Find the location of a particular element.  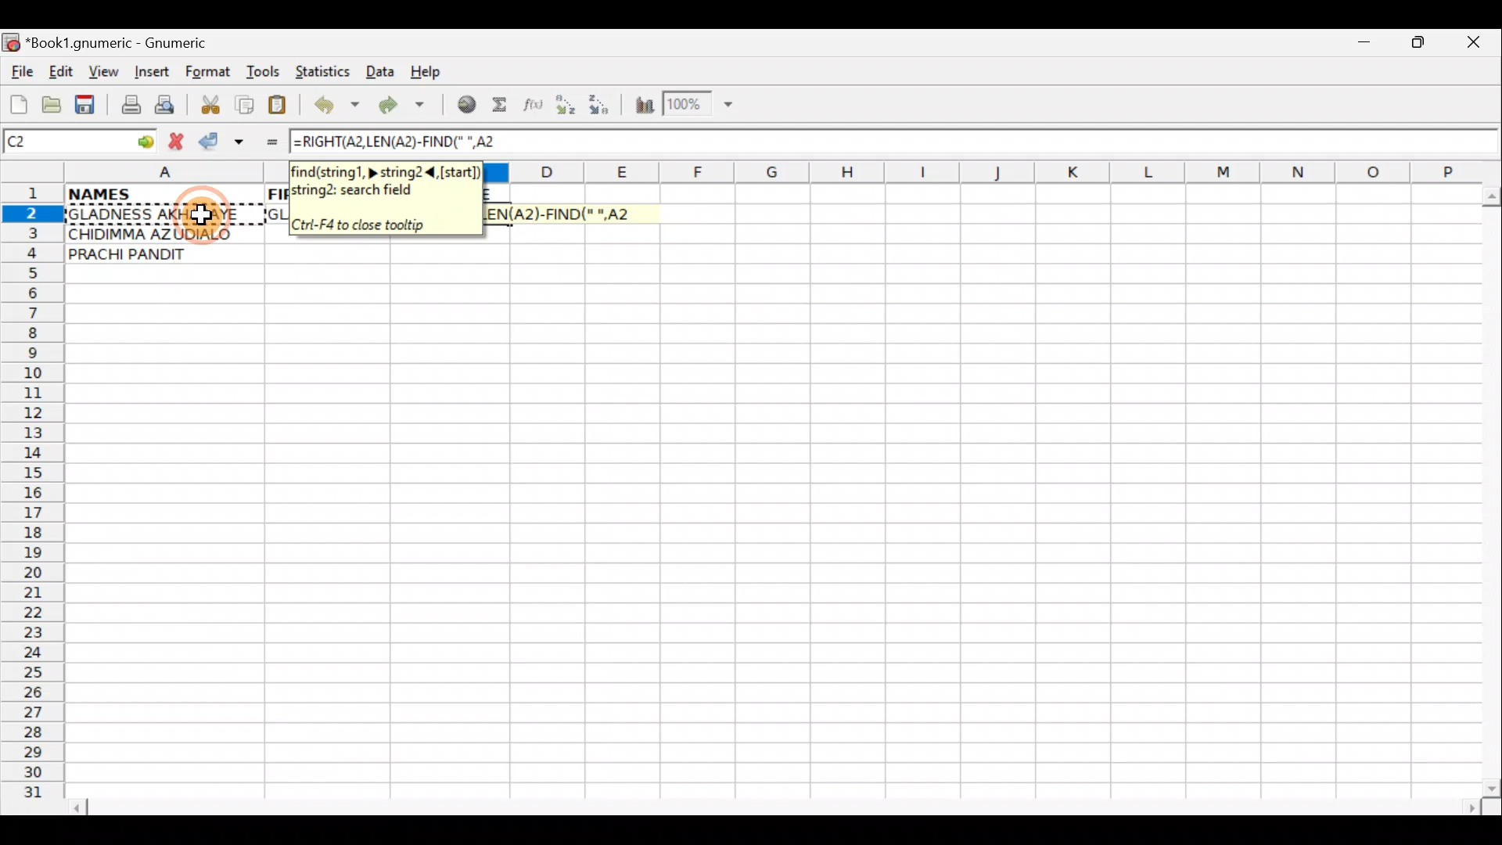

Format is located at coordinates (211, 74).